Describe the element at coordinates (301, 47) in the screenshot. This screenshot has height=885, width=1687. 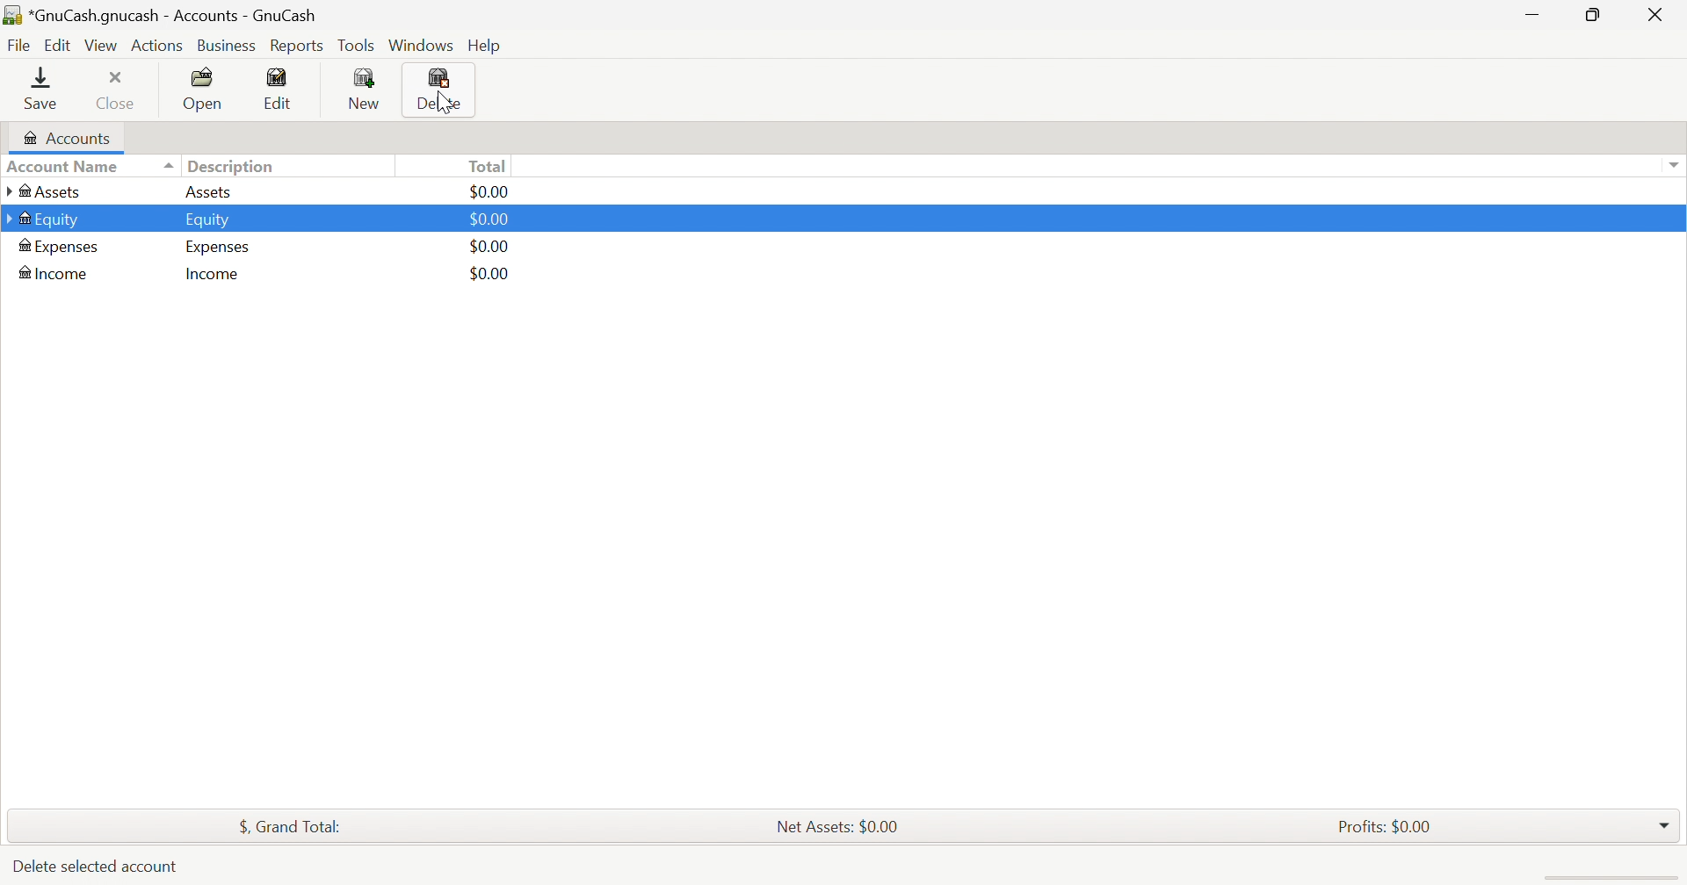
I see `Reports` at that location.